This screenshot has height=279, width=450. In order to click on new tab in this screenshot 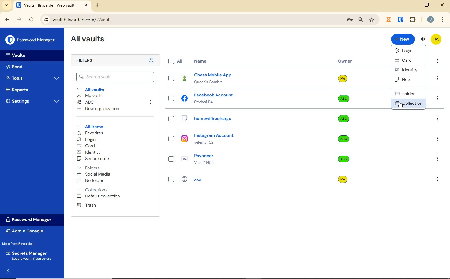, I will do `click(98, 6)`.